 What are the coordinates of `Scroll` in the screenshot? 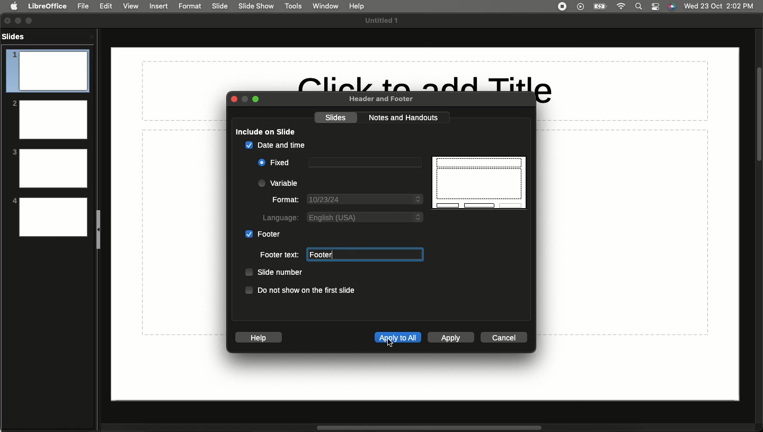 It's located at (758, 115).